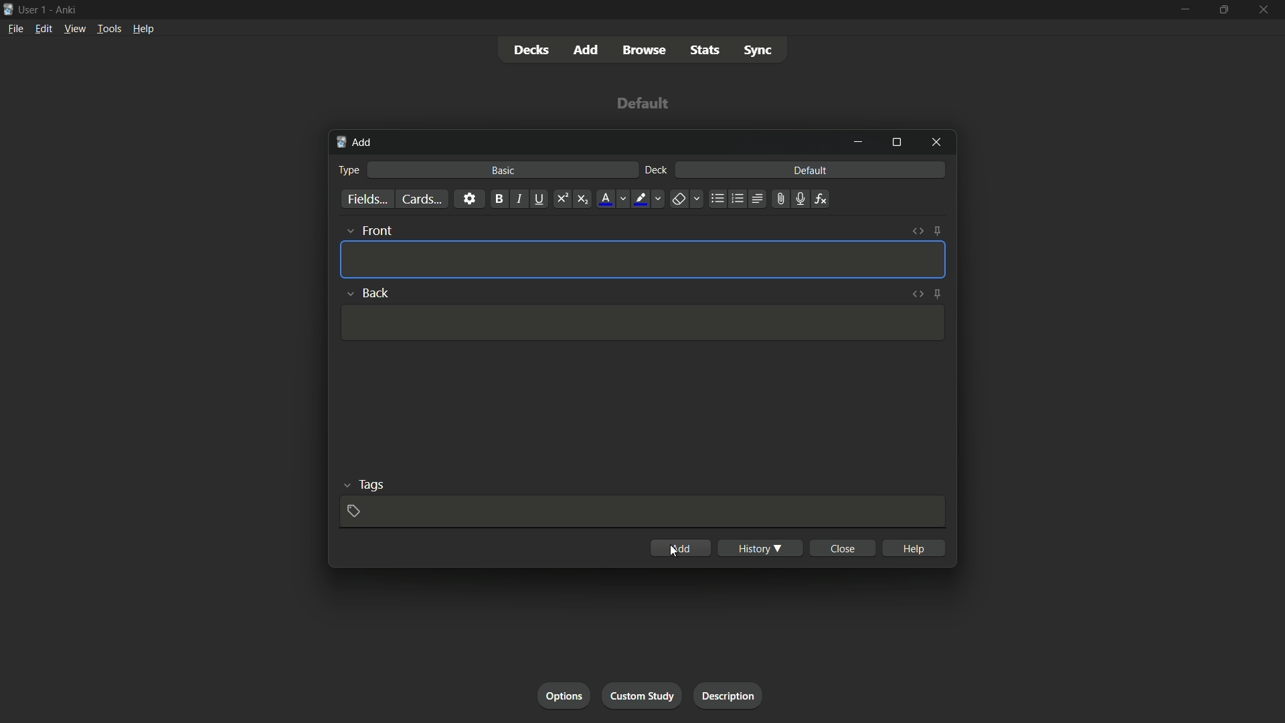  Describe the element at coordinates (738, 199) in the screenshot. I see `ordered list` at that location.